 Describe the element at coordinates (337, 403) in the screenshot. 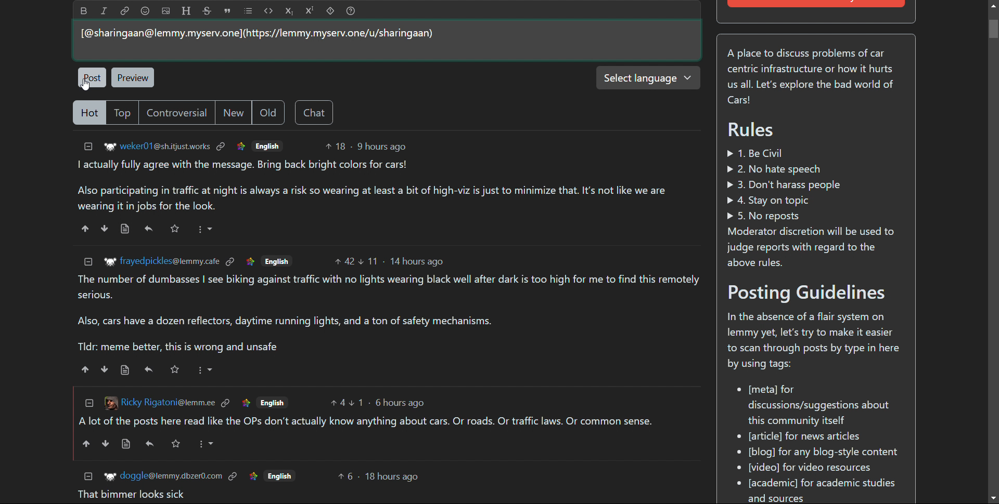

I see `upvotes 4` at that location.